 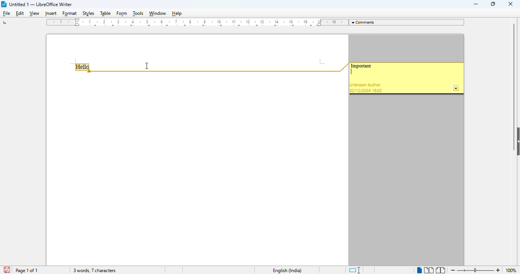 What do you see at coordinates (34, 14) in the screenshot?
I see `view` at bounding box center [34, 14].